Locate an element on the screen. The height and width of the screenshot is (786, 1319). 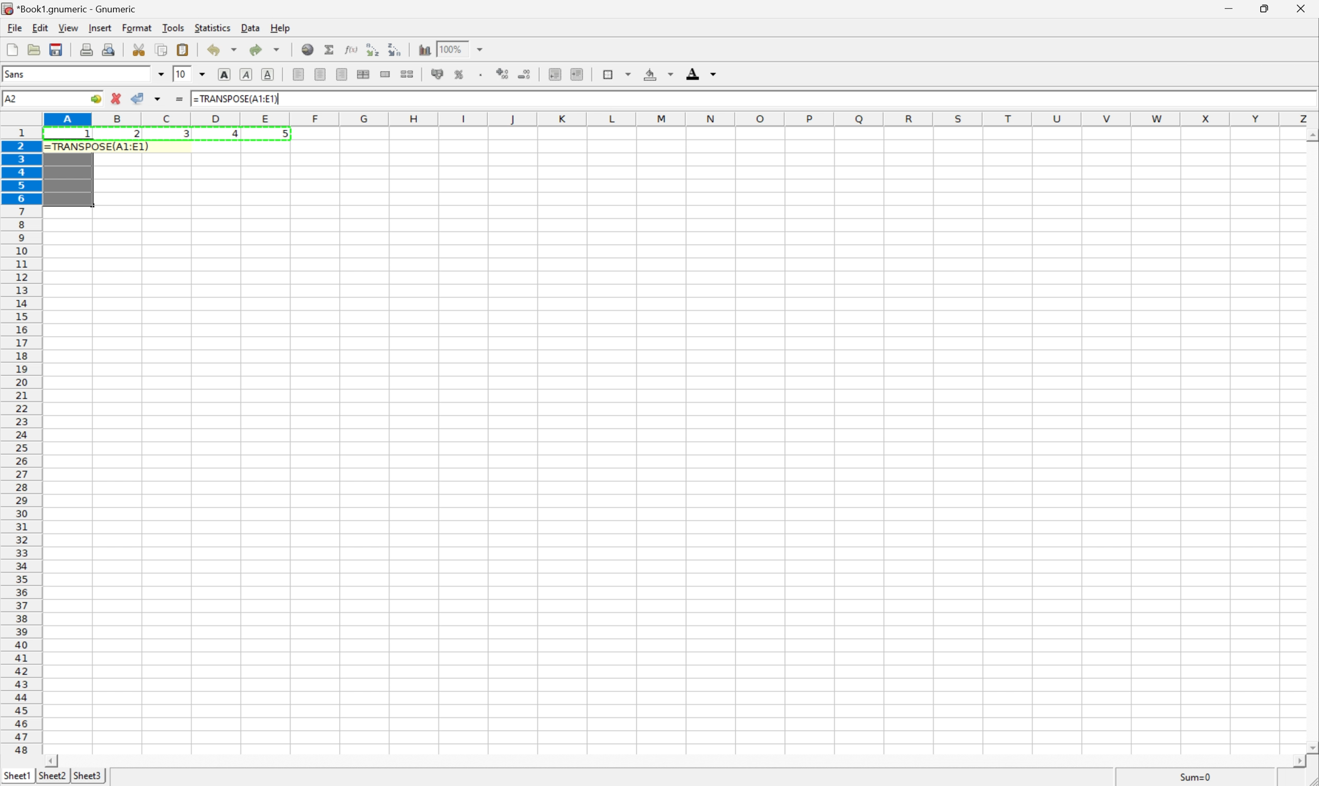
format is located at coordinates (135, 28).